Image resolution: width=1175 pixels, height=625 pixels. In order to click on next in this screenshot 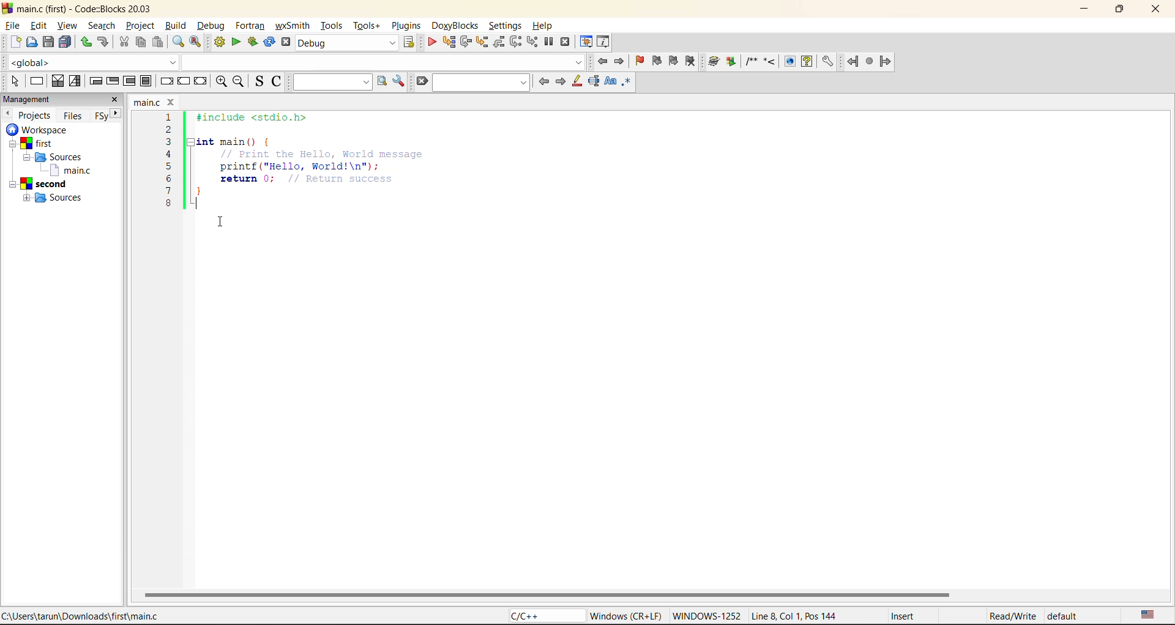, I will do `click(117, 114)`.